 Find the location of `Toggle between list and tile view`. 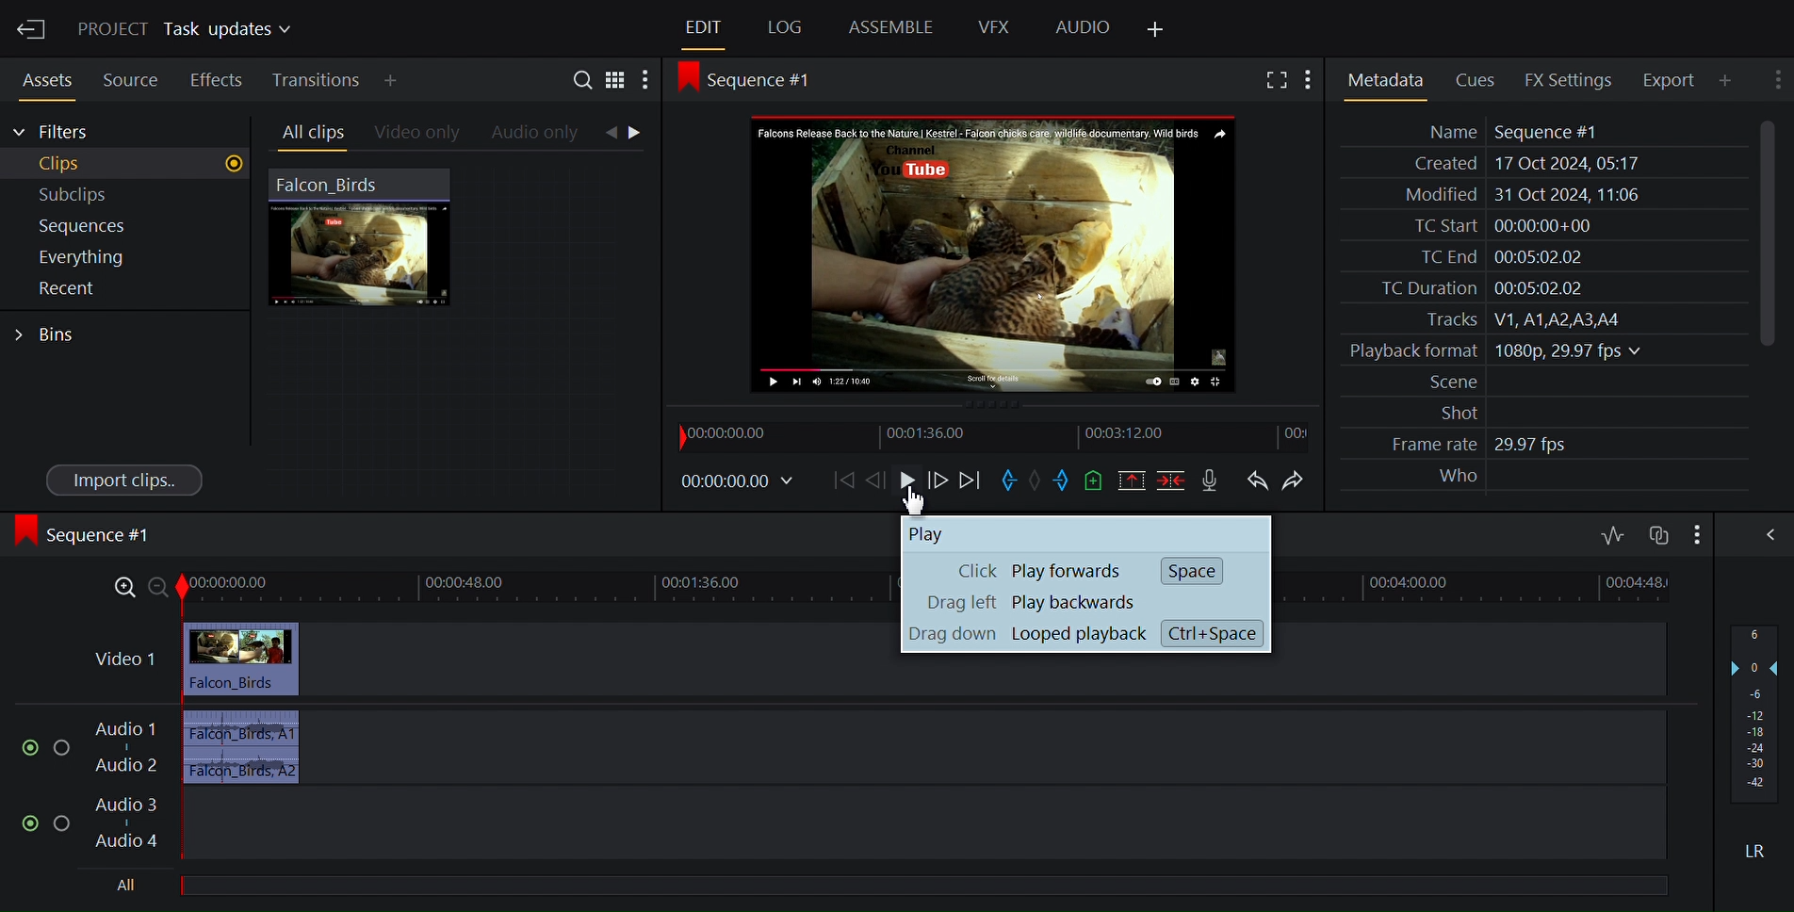

Toggle between list and tile view is located at coordinates (616, 78).